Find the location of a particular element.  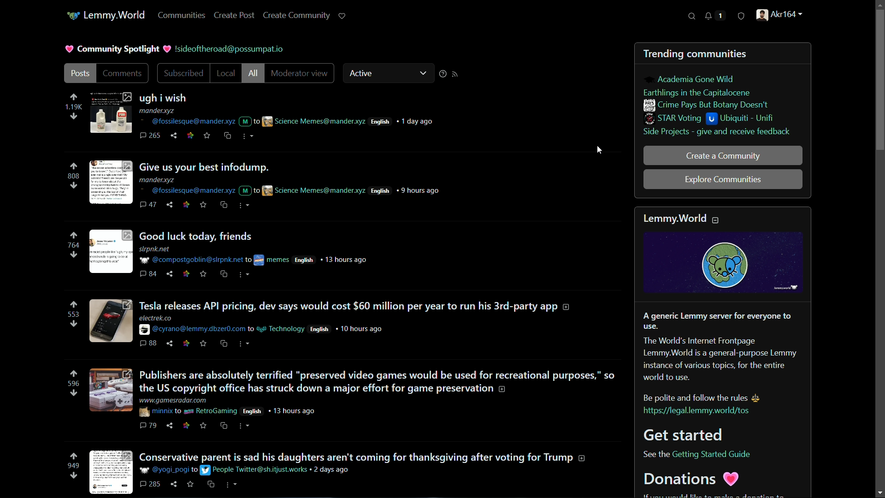

technology is located at coordinates (281, 329).